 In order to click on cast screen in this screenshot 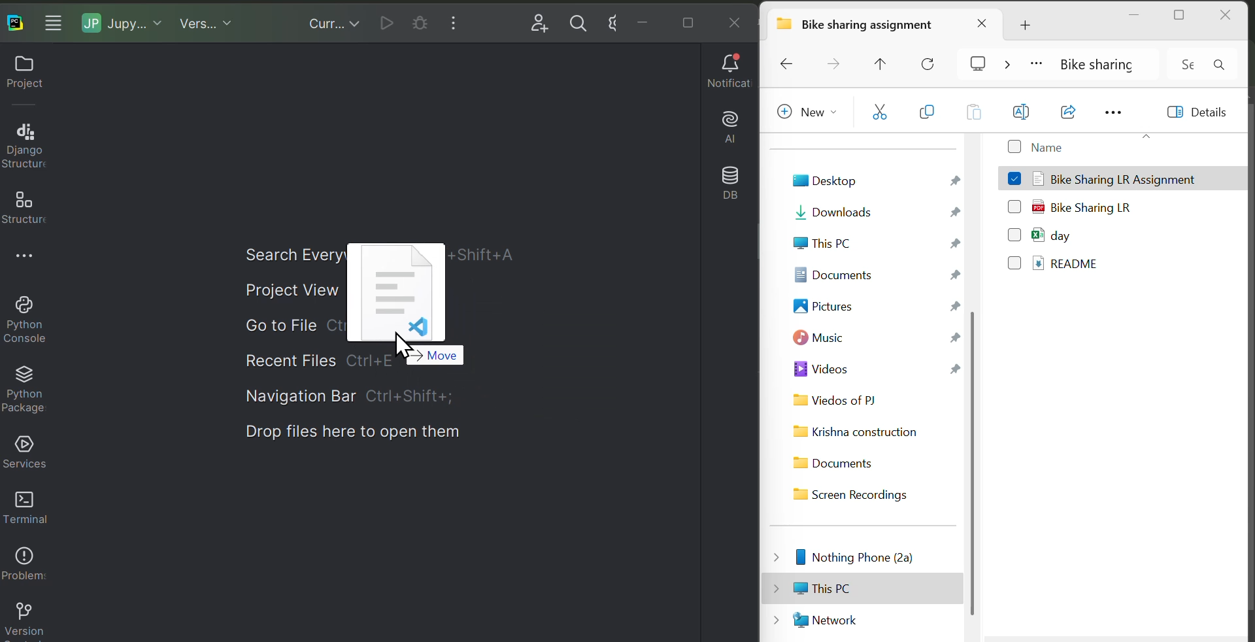, I will do `click(988, 65)`.